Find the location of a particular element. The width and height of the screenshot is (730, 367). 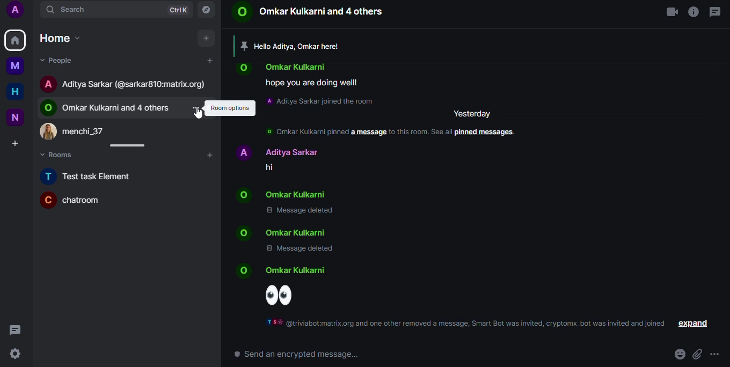

contact is located at coordinates (125, 84).